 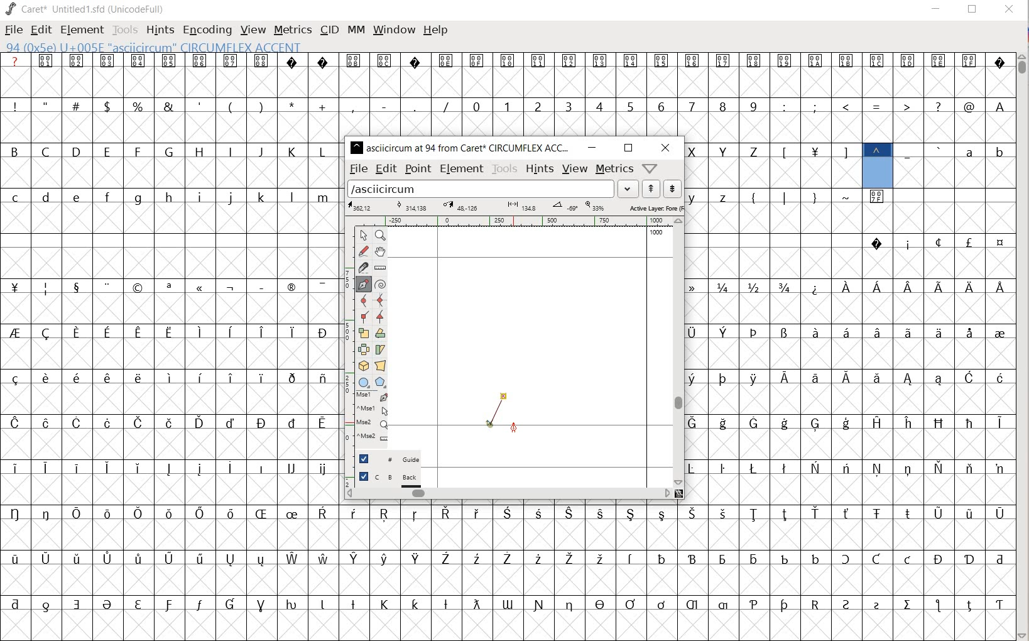 I want to click on METRICS, so click(x=293, y=30).